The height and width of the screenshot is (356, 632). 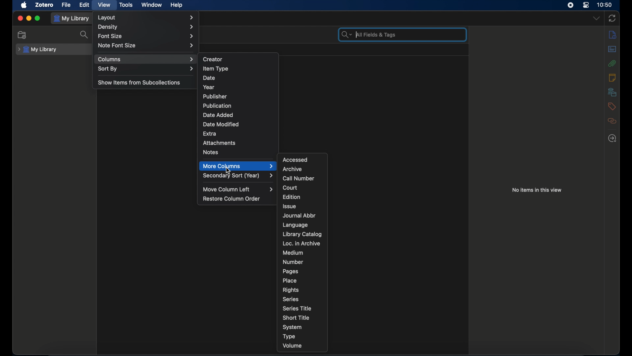 I want to click on issue, so click(x=290, y=206).